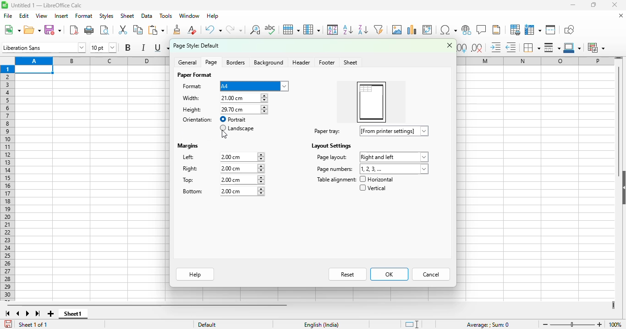  I want to click on [from printer settings], so click(395, 131).